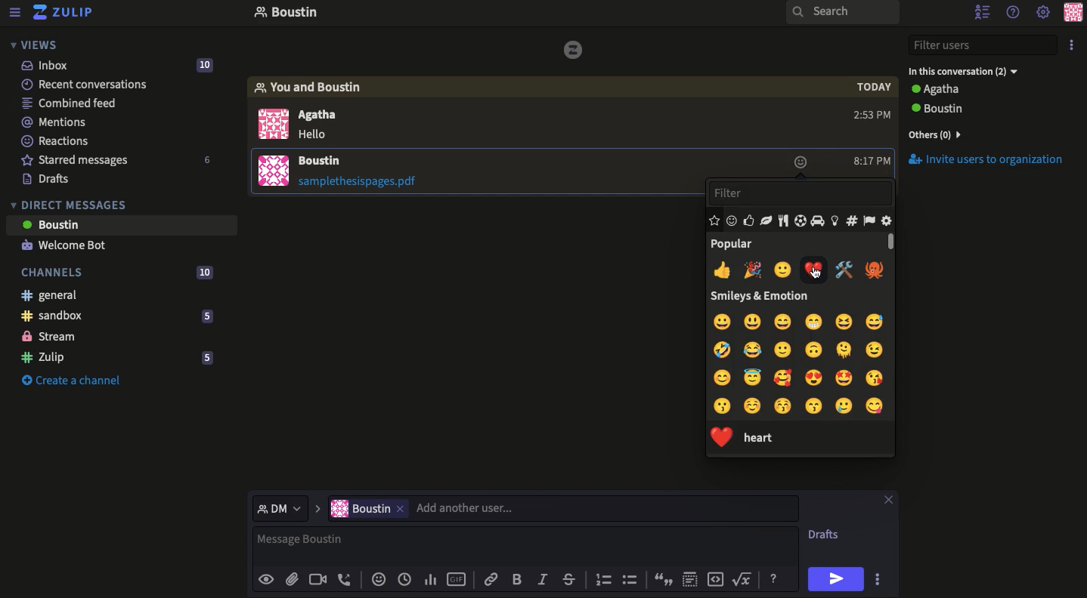 The width and height of the screenshot is (1087, 598). Describe the element at coordinates (874, 322) in the screenshot. I see `sweat smile` at that location.